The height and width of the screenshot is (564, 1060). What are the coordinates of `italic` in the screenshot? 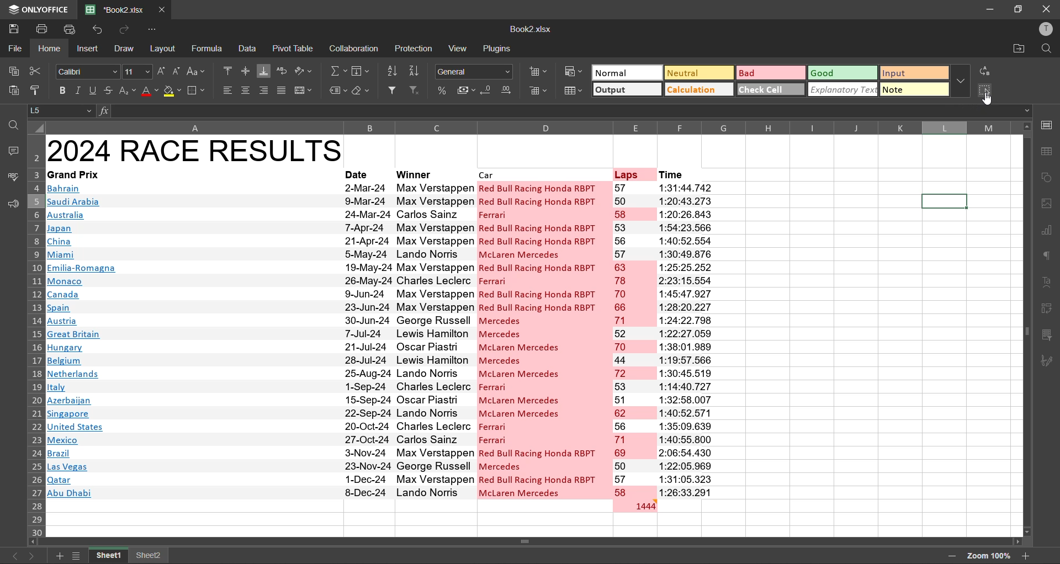 It's located at (79, 90).